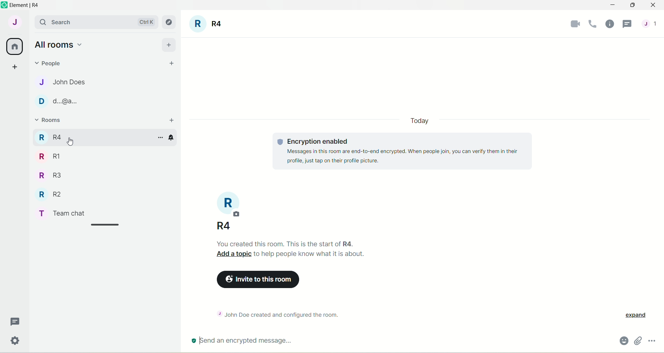  I want to click on T Team chat, so click(66, 212).